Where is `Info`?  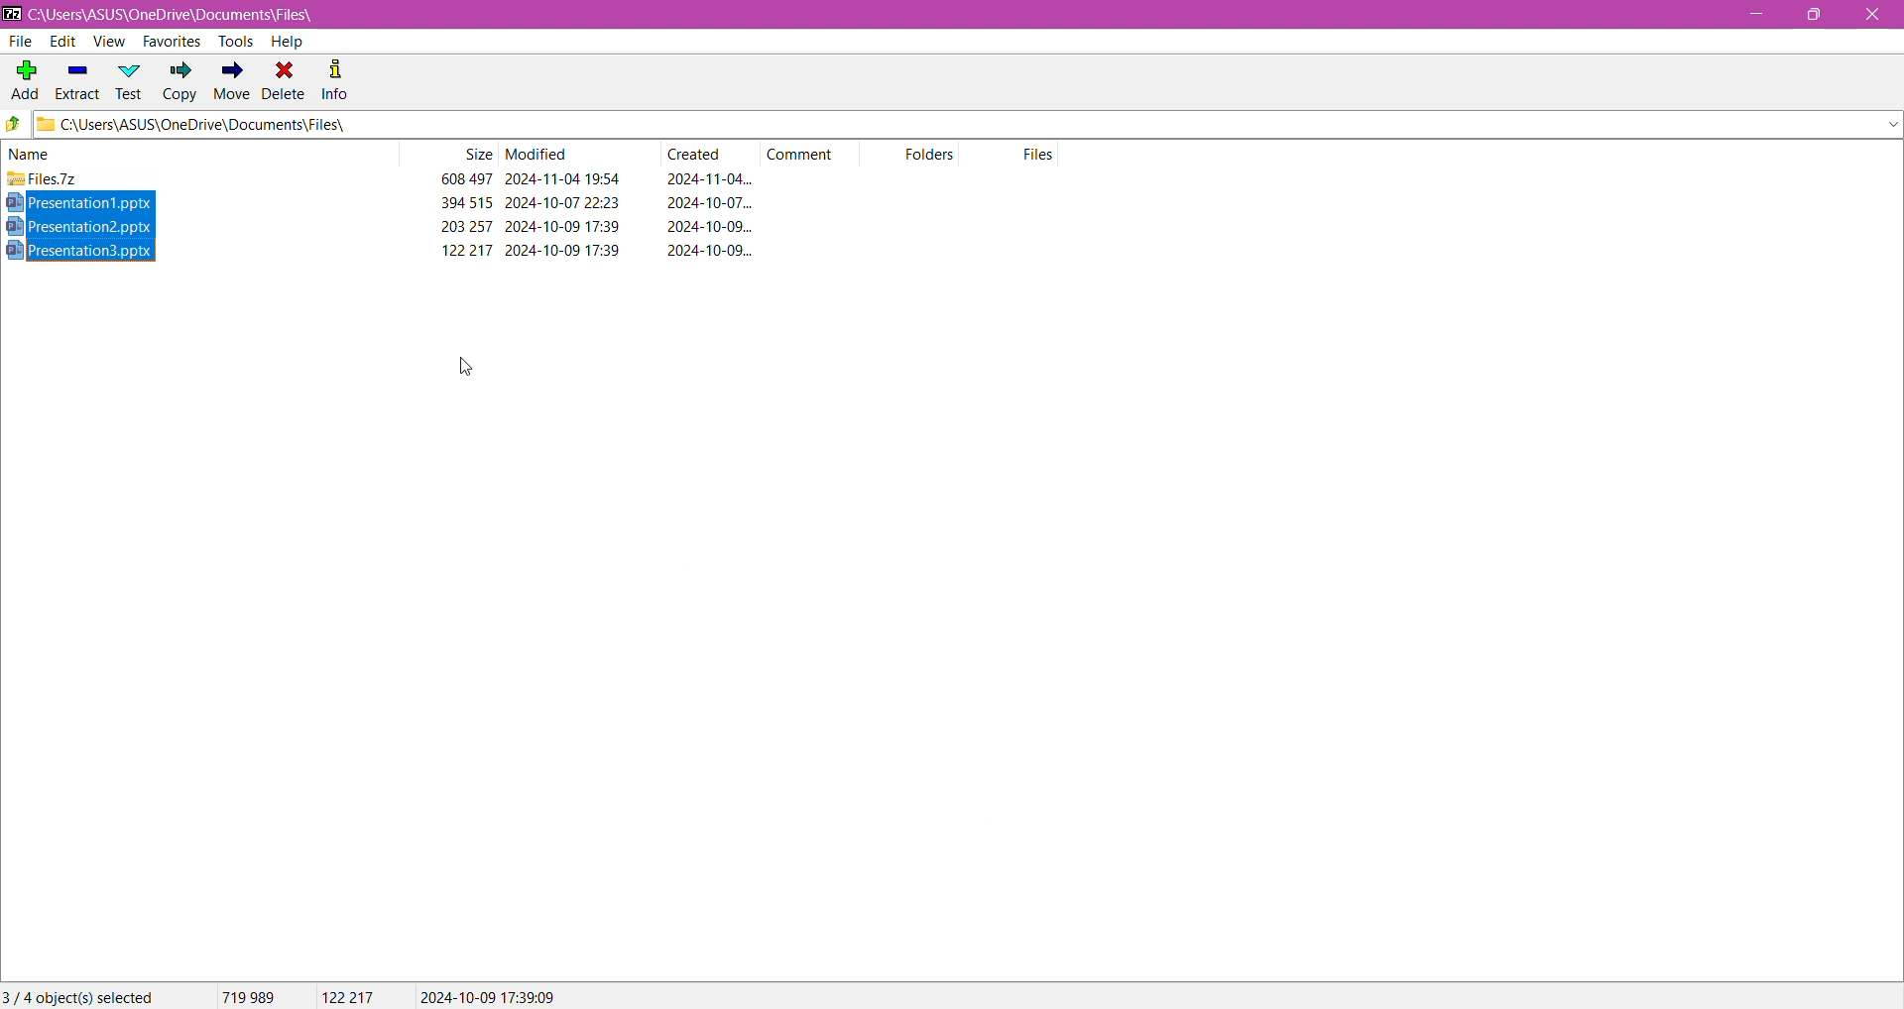 Info is located at coordinates (336, 78).